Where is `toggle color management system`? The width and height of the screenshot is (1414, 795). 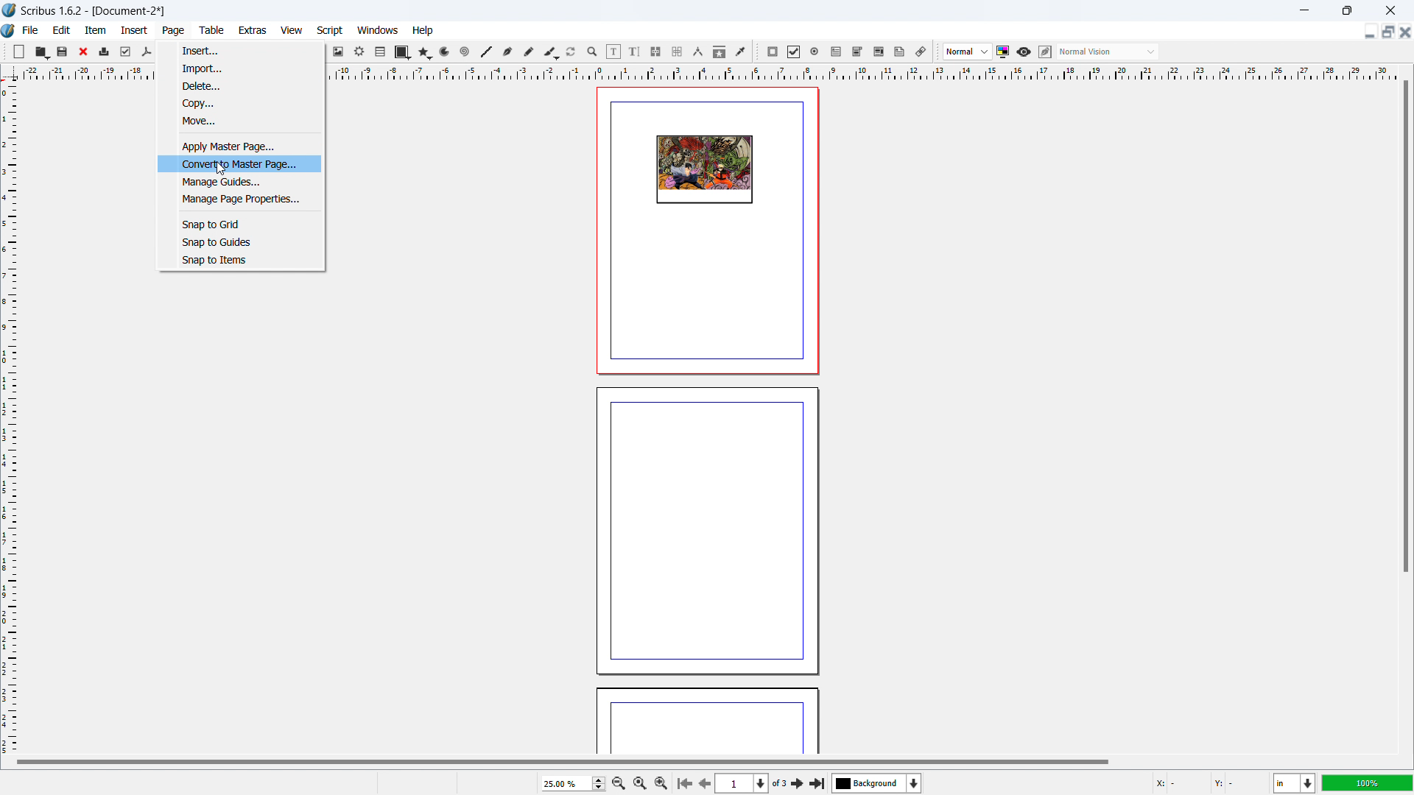 toggle color management system is located at coordinates (1004, 52).